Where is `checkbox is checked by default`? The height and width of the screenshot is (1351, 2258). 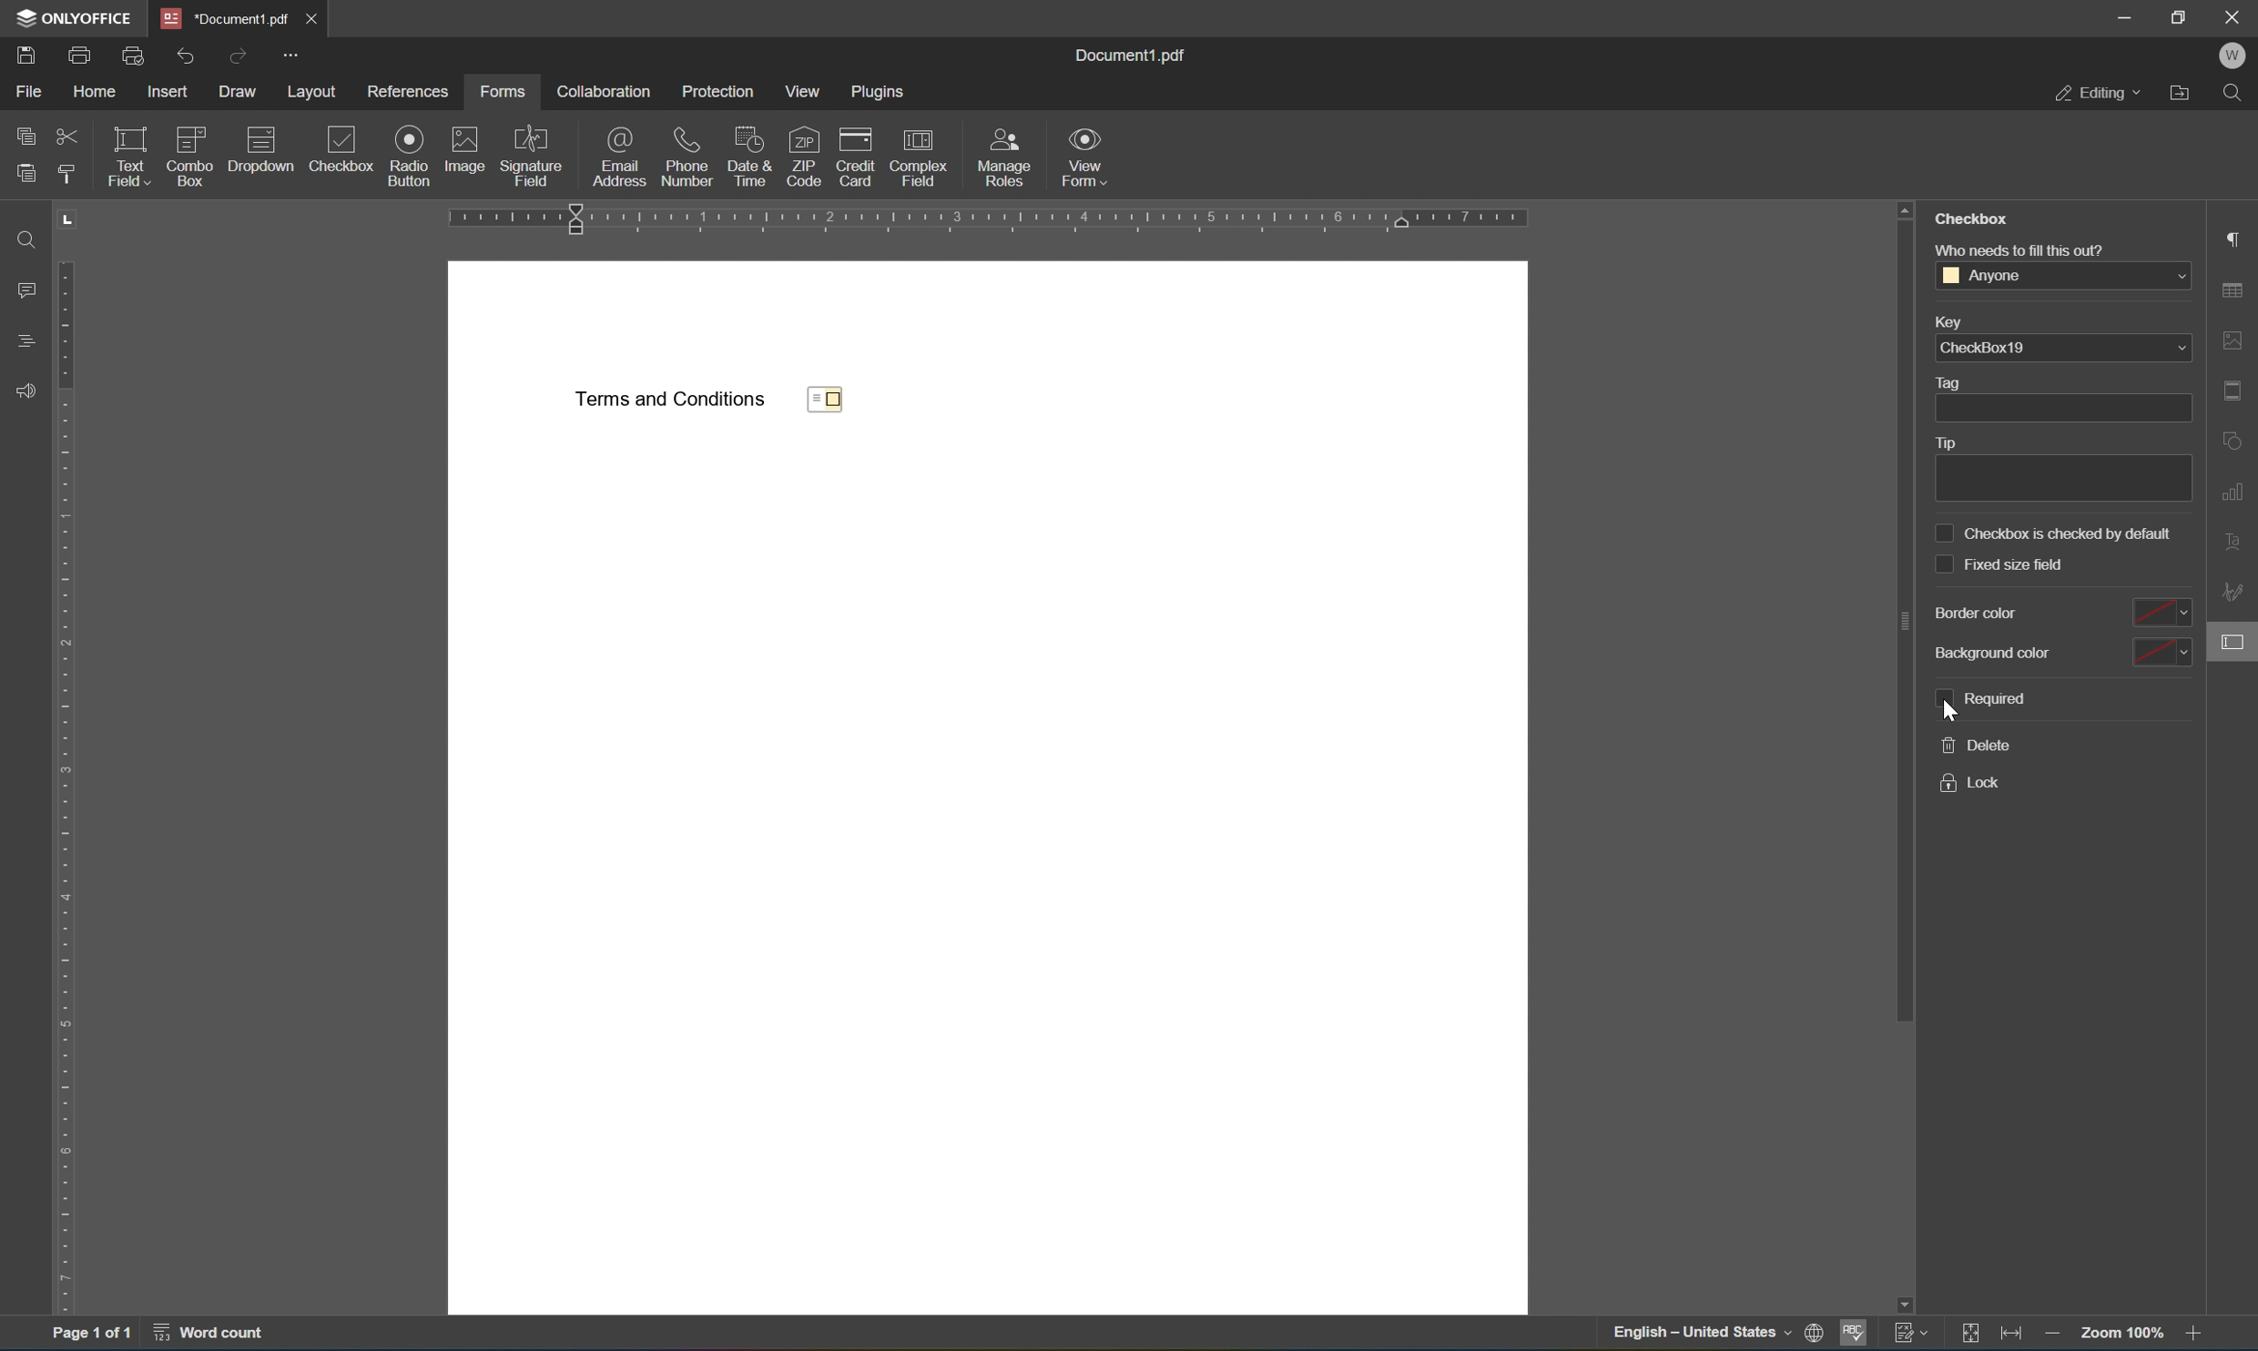 checkbox is checked by default is located at coordinates (2055, 532).